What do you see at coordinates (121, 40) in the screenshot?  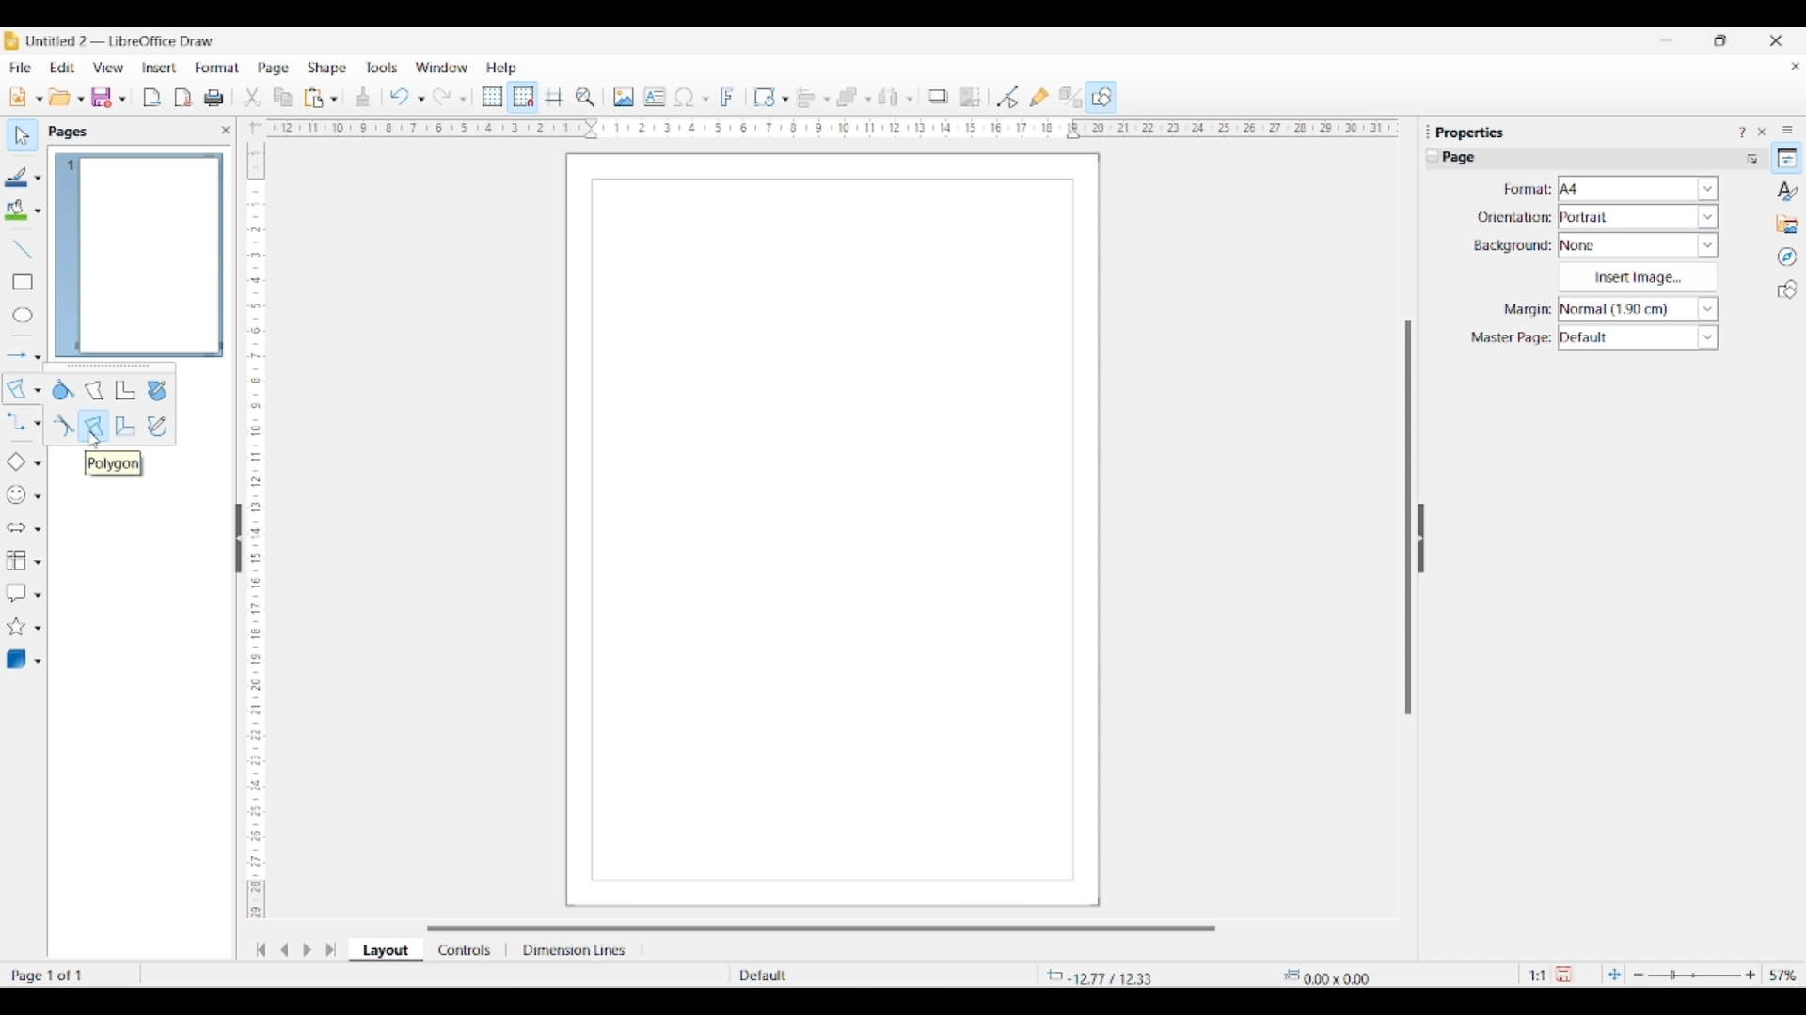 I see `Project and software name` at bounding box center [121, 40].